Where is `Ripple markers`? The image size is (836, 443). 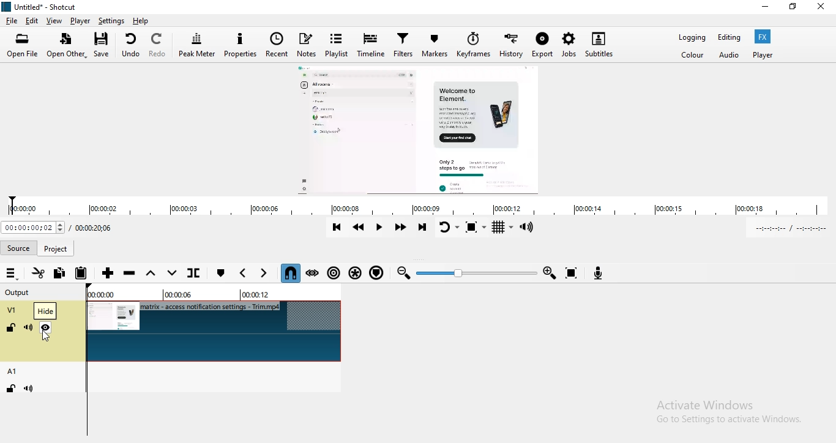
Ripple markers is located at coordinates (378, 274).